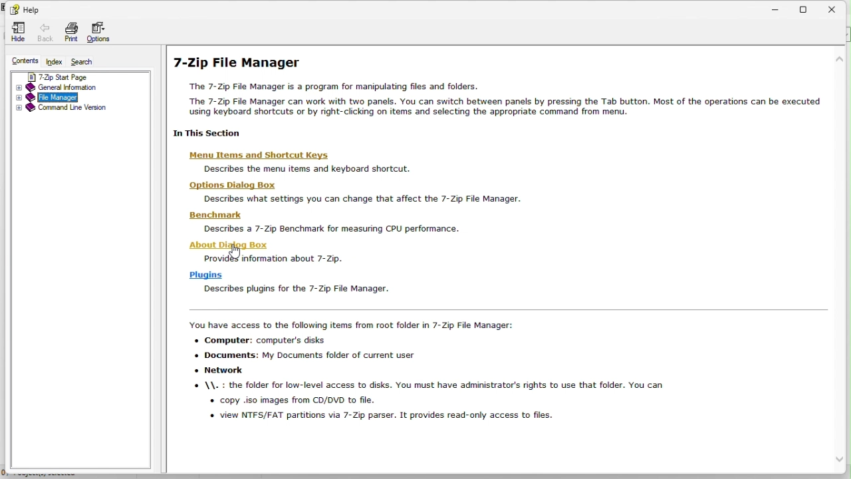  Describe the element at coordinates (87, 61) in the screenshot. I see `Search` at that location.